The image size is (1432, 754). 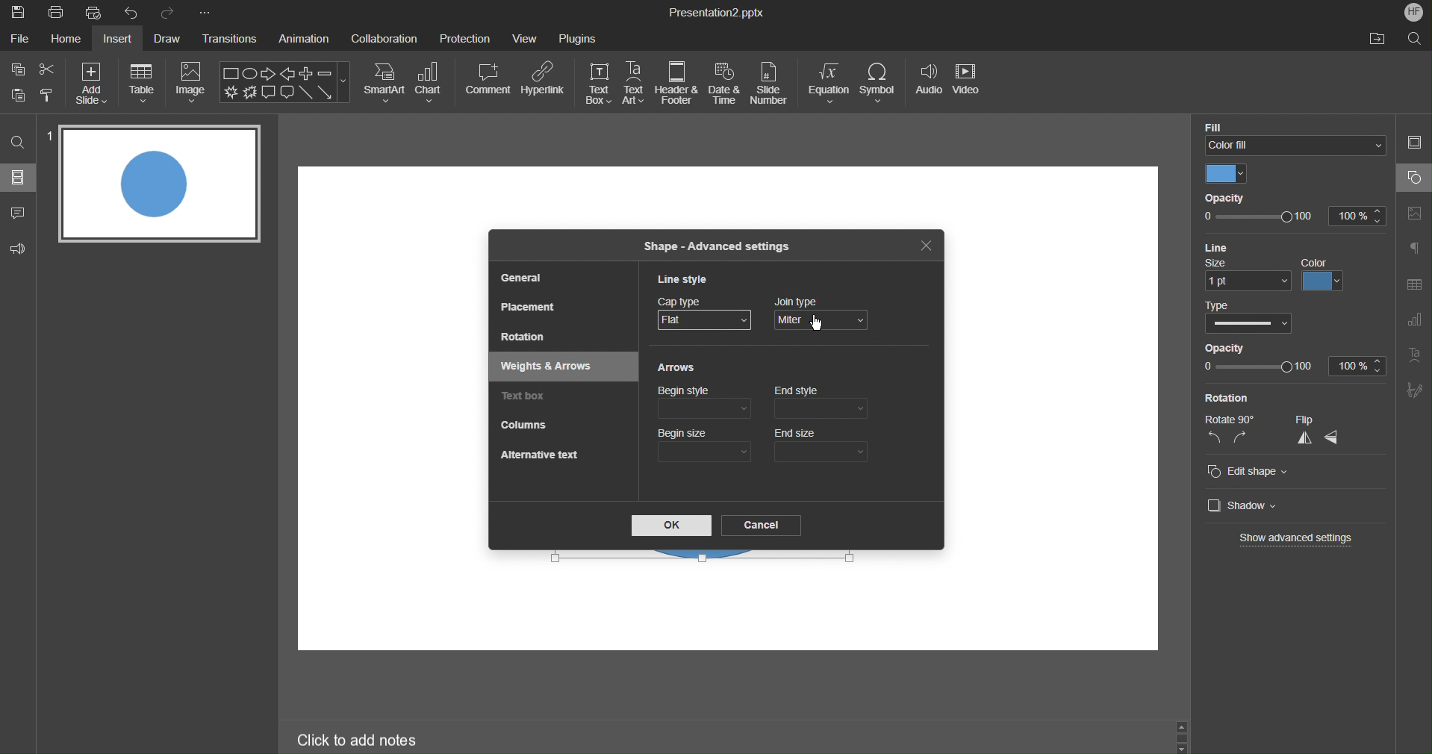 I want to click on Hyperlink, so click(x=543, y=79).